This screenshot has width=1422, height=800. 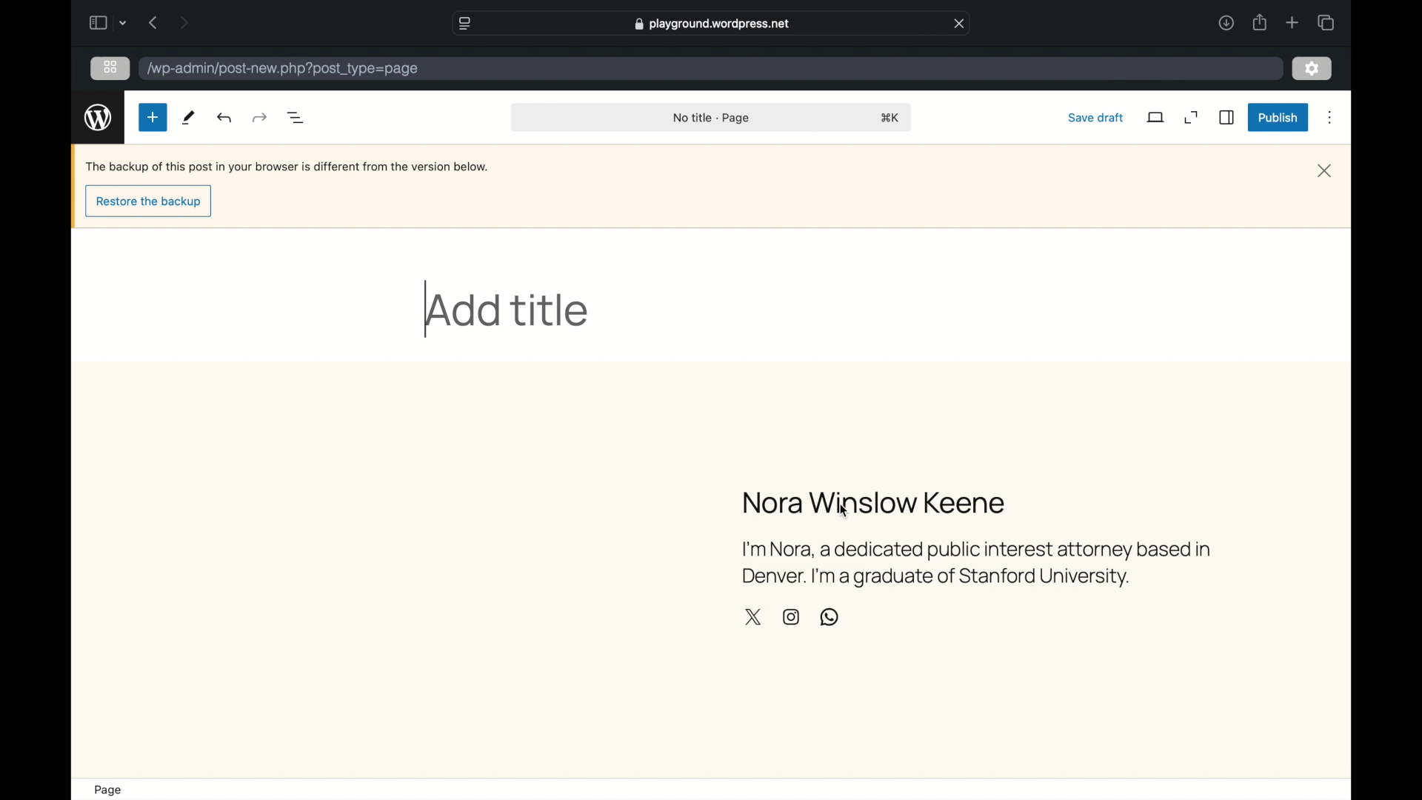 What do you see at coordinates (1157, 117) in the screenshot?
I see `view` at bounding box center [1157, 117].